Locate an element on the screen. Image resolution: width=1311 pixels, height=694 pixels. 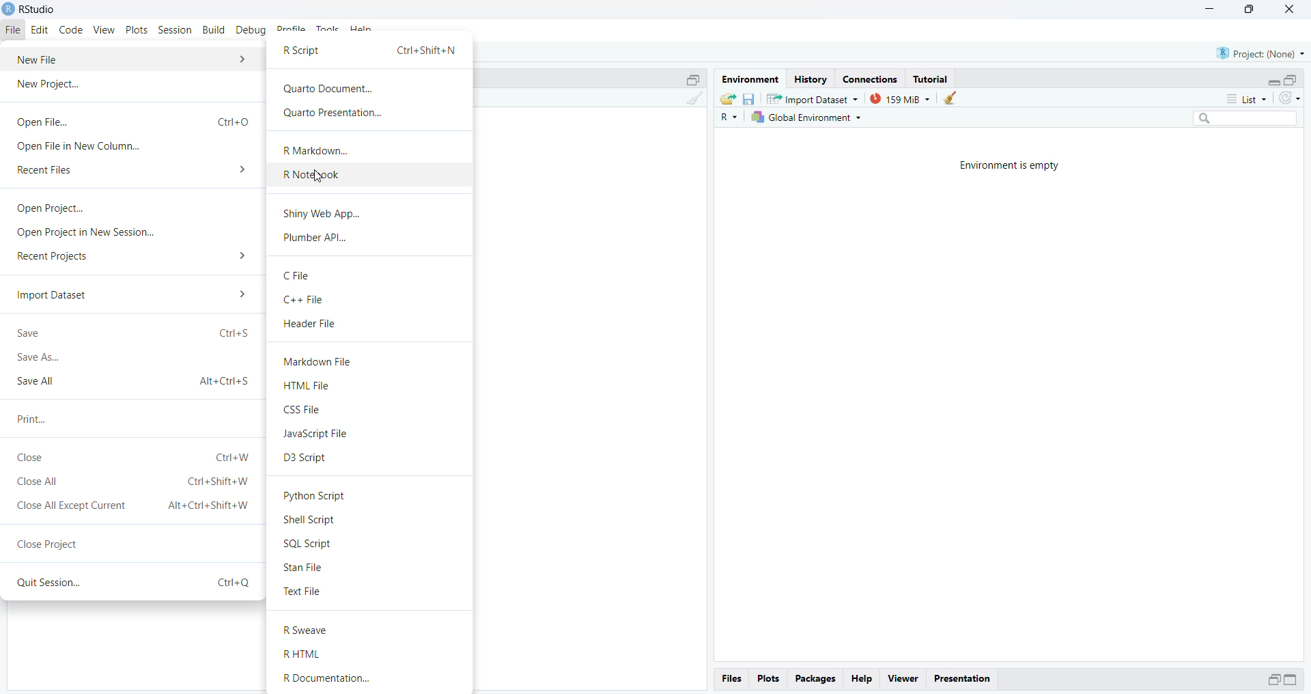
profile is located at coordinates (292, 30).